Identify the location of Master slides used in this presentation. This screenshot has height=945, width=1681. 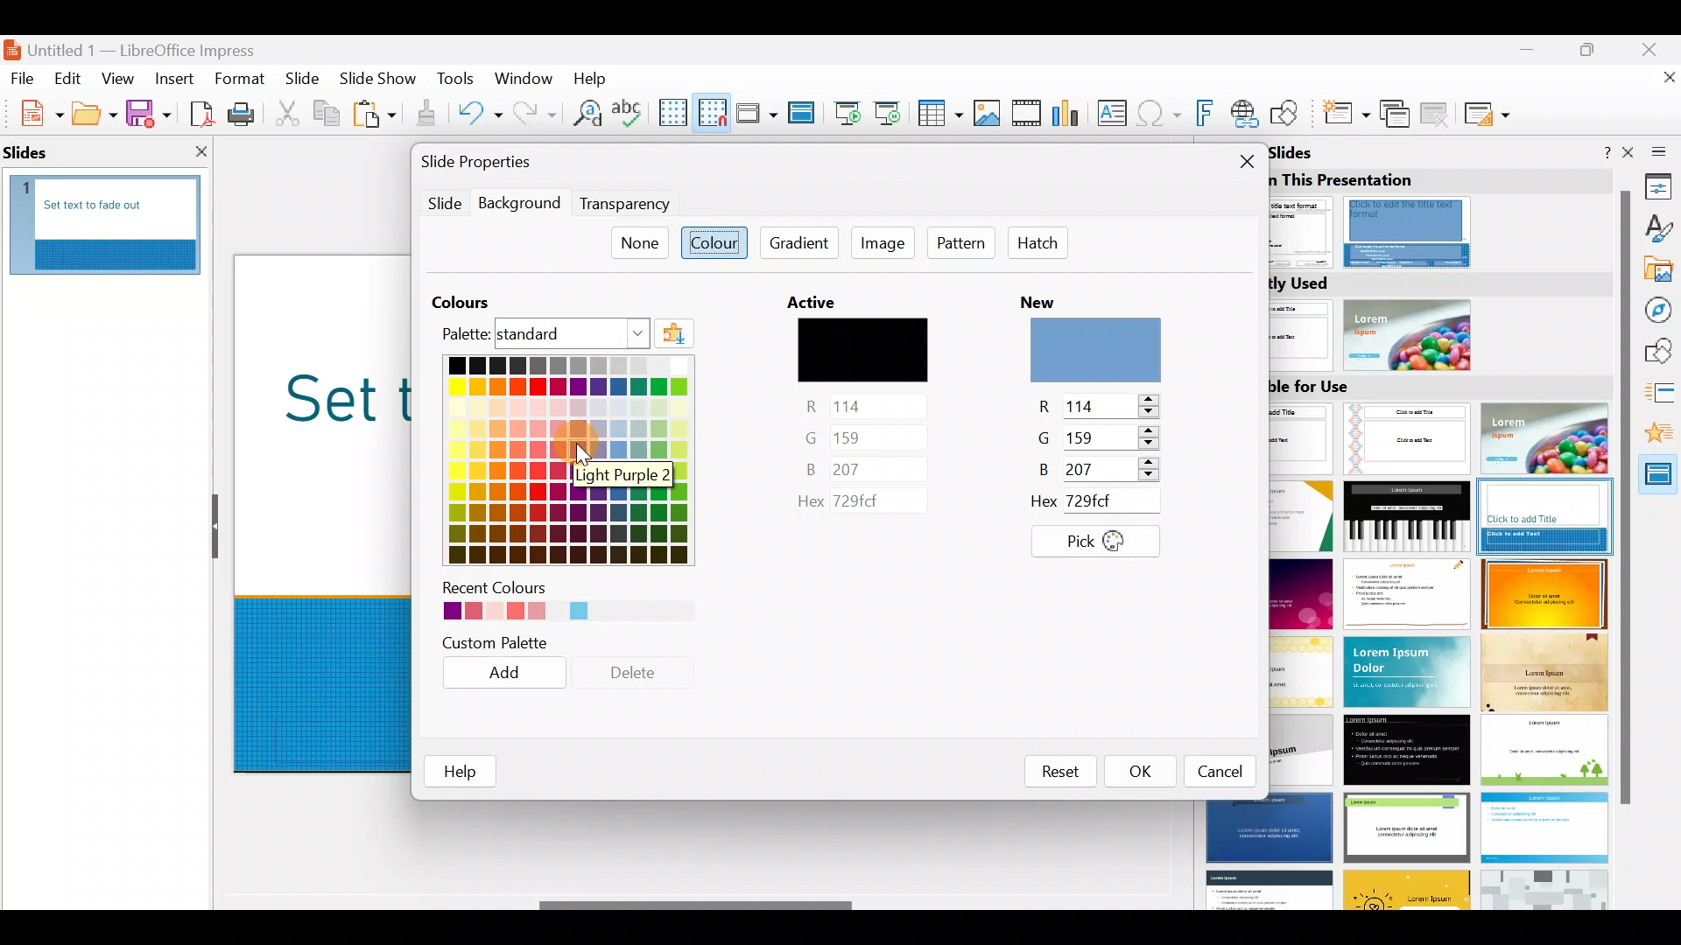
(1438, 206).